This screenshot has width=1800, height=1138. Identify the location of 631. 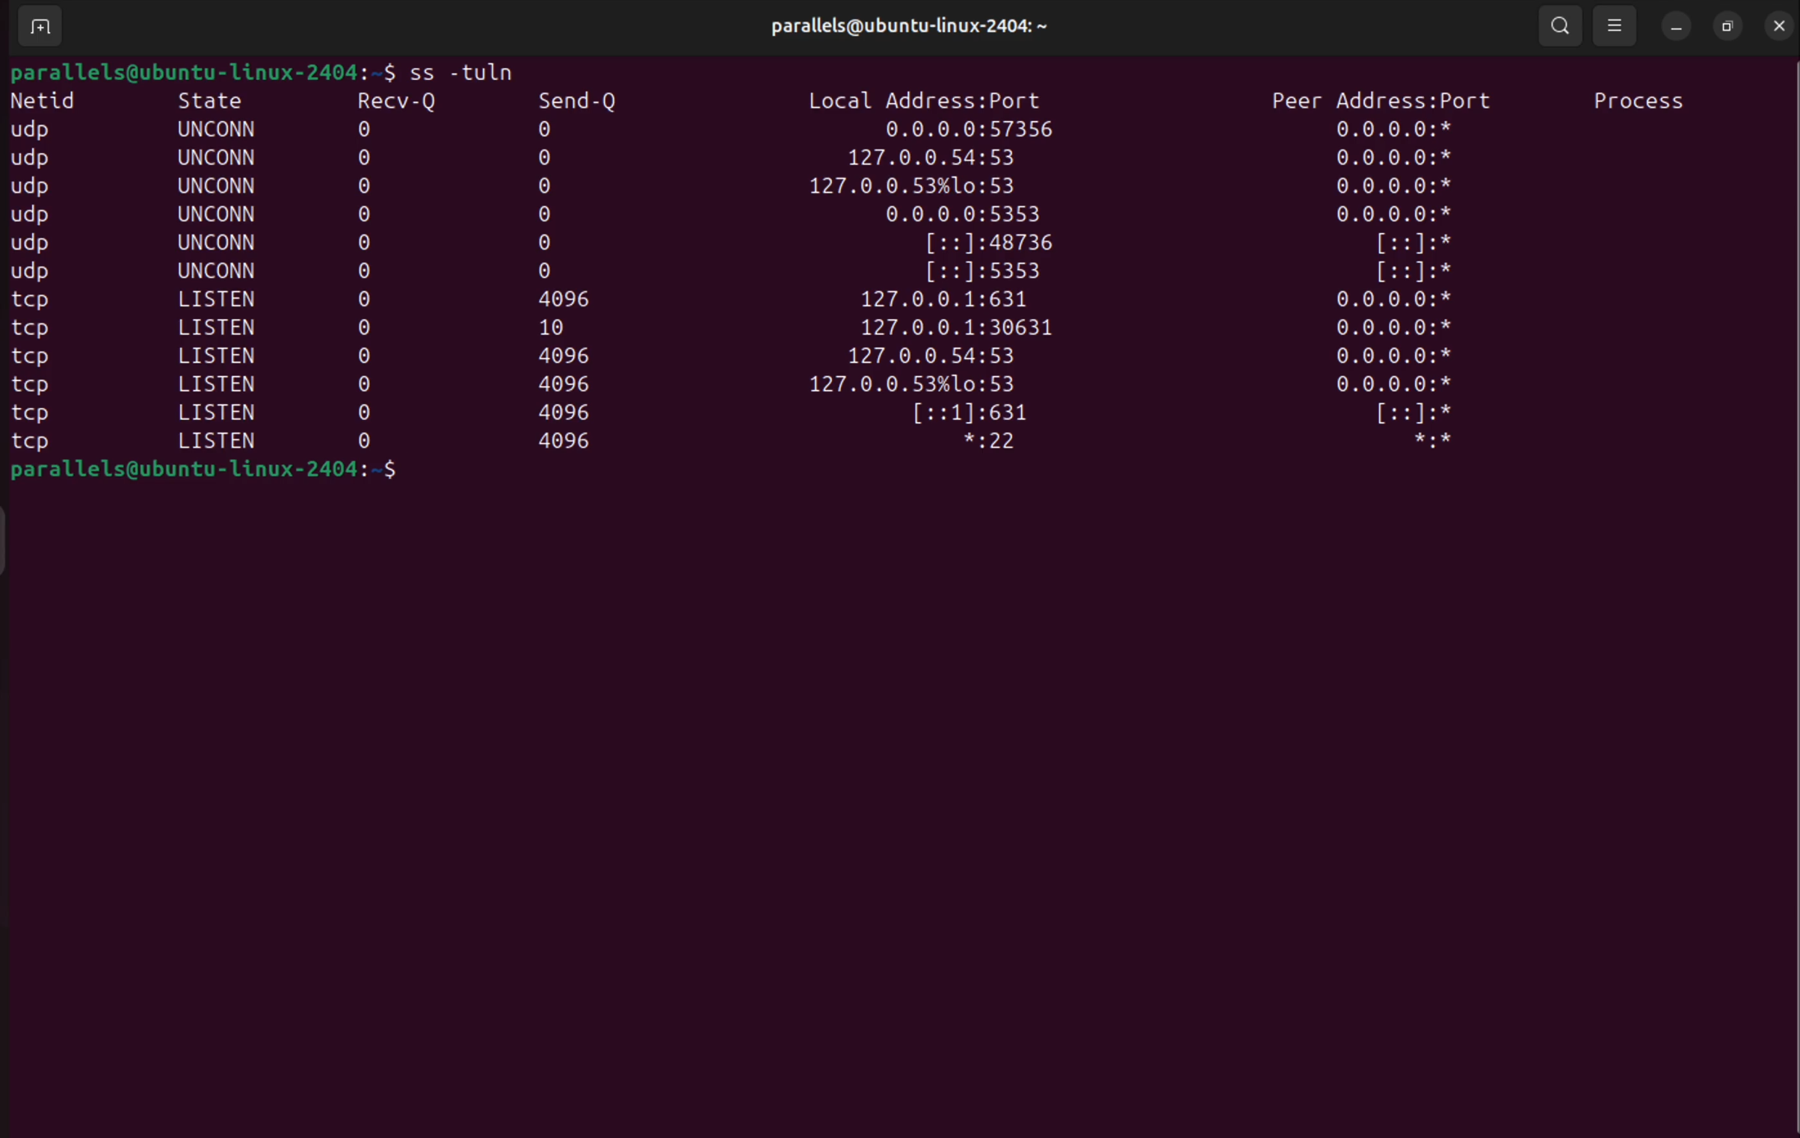
(977, 415).